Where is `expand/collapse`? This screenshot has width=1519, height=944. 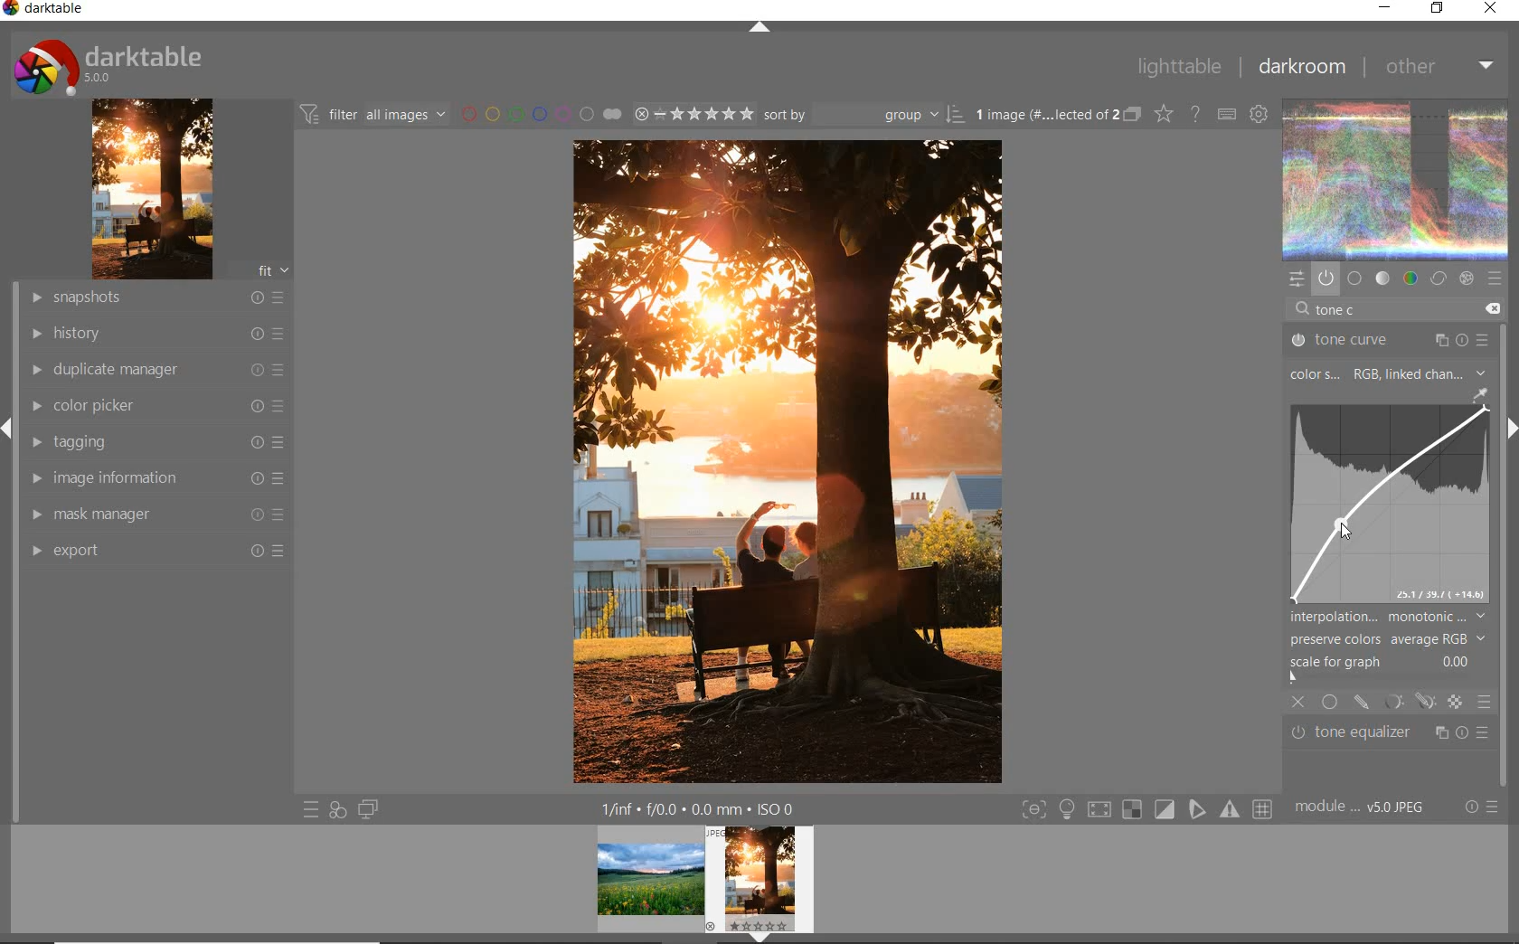
expand/collapse is located at coordinates (761, 31).